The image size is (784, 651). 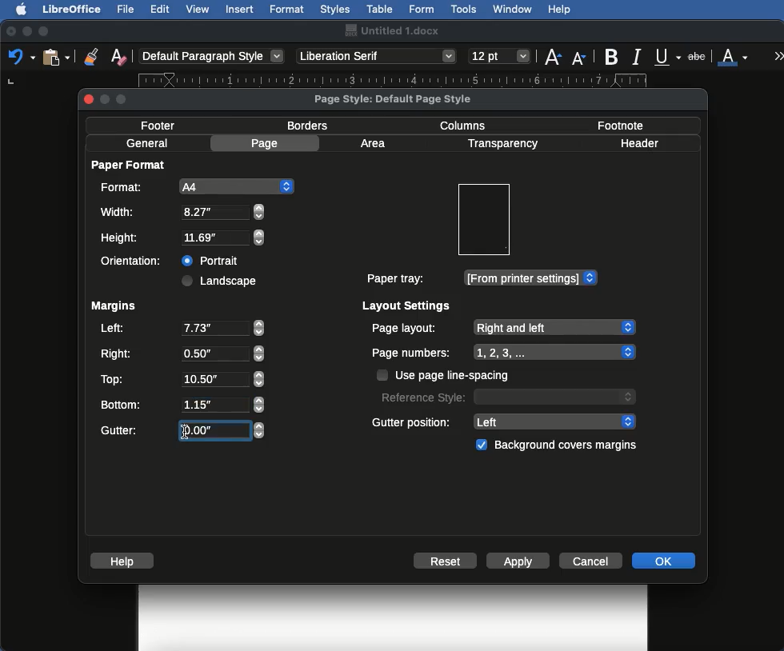 What do you see at coordinates (406, 80) in the screenshot?
I see `Ruler` at bounding box center [406, 80].